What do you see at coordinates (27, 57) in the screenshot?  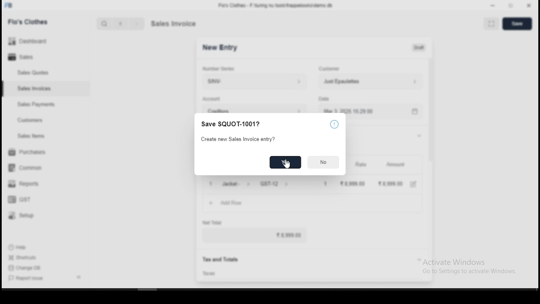 I see `sales` at bounding box center [27, 57].